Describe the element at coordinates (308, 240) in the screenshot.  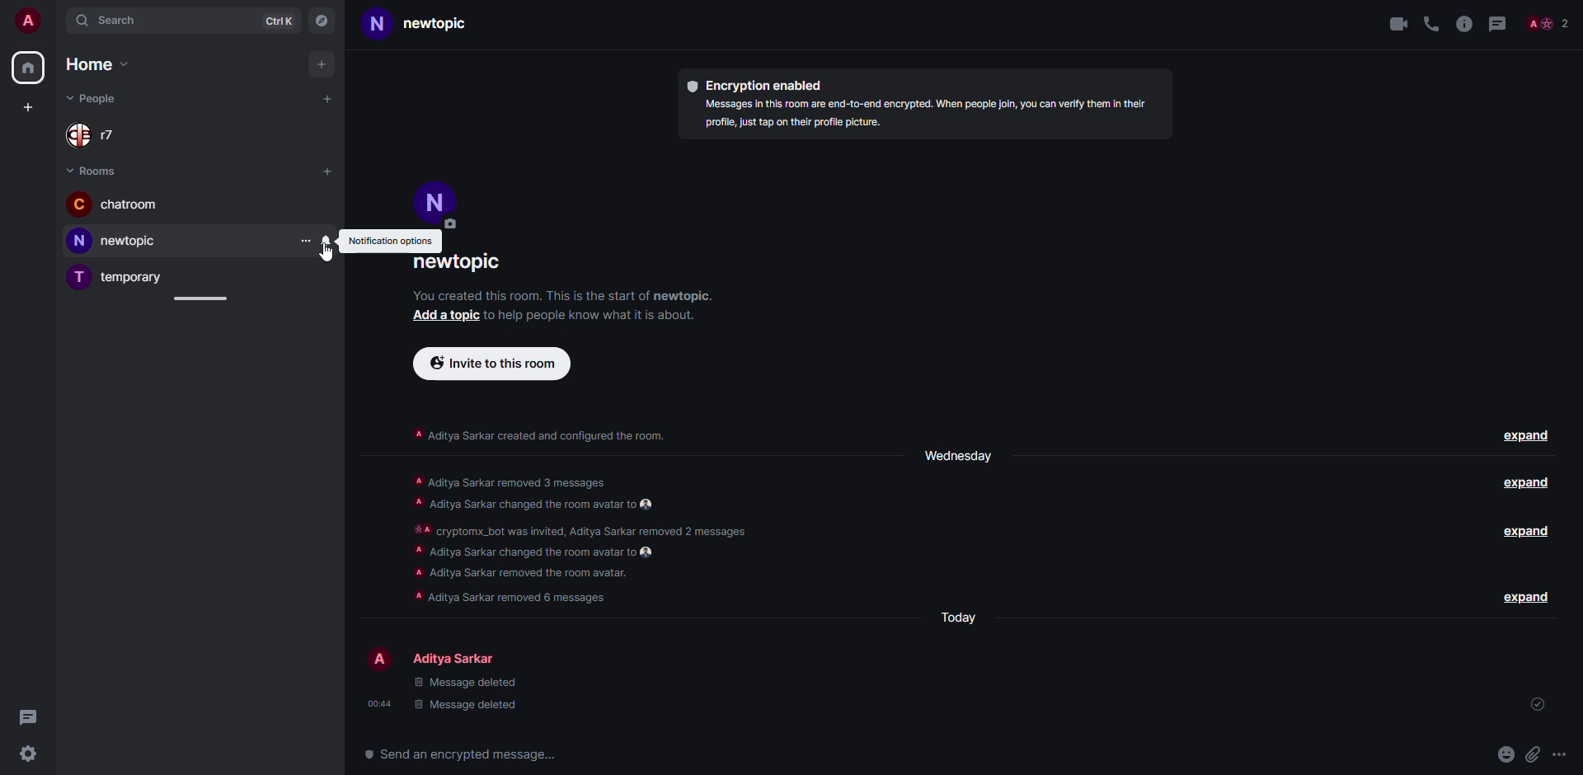
I see `more` at that location.